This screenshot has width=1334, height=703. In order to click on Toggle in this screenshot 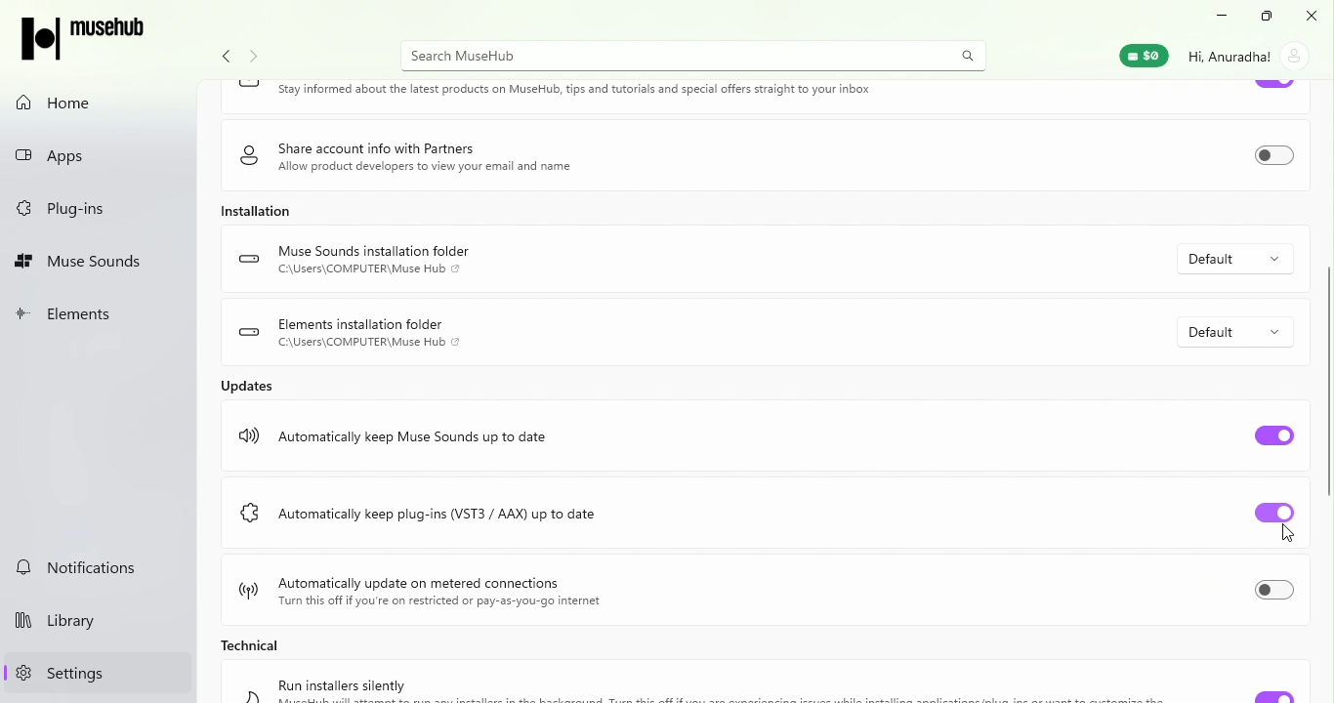, I will do `click(1272, 87)`.